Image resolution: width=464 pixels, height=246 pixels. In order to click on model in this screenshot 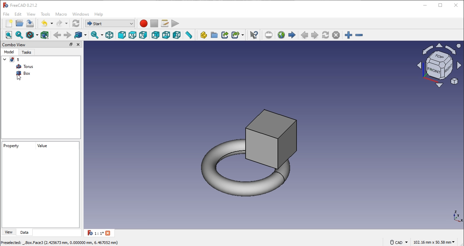, I will do `click(9, 52)`.